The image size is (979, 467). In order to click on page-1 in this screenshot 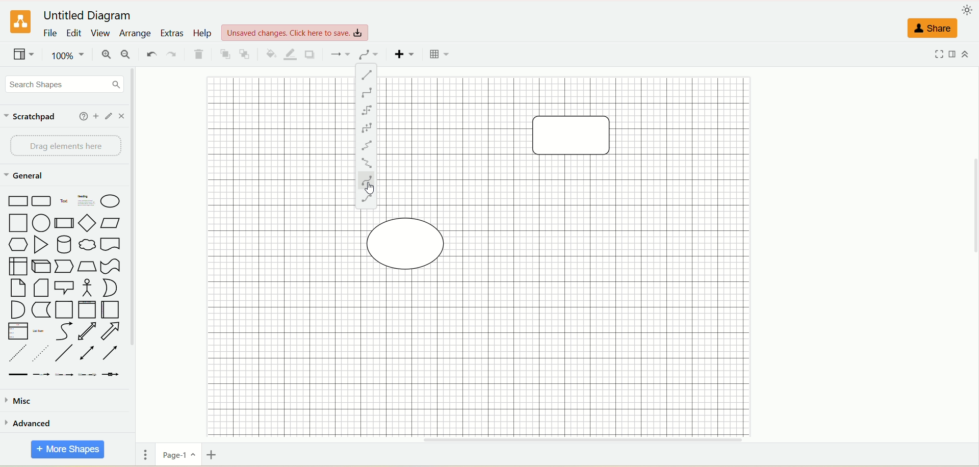, I will do `click(177, 454)`.